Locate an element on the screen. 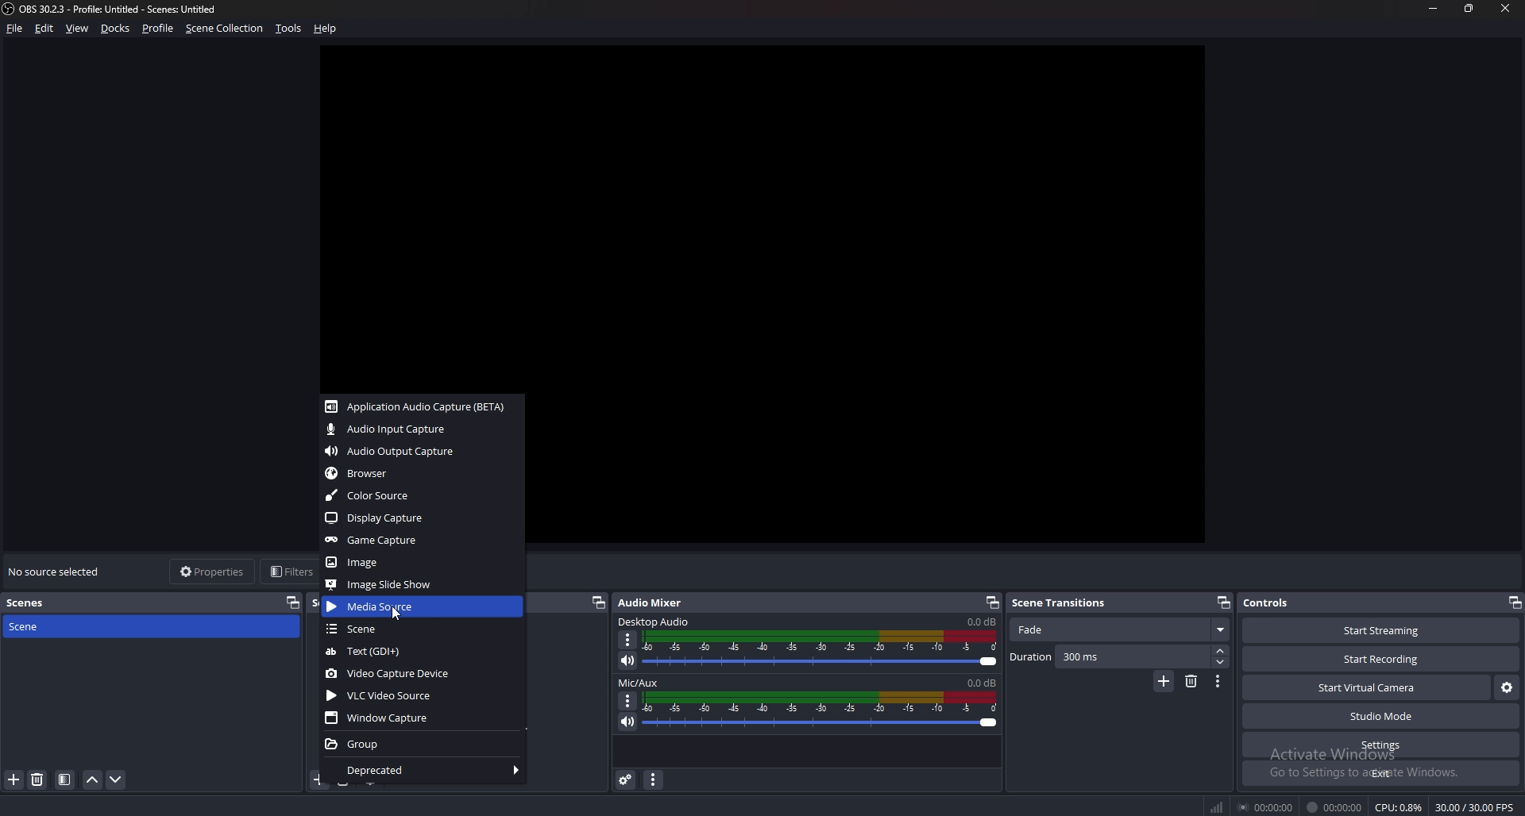  mic sound is located at coordinates (981, 681).